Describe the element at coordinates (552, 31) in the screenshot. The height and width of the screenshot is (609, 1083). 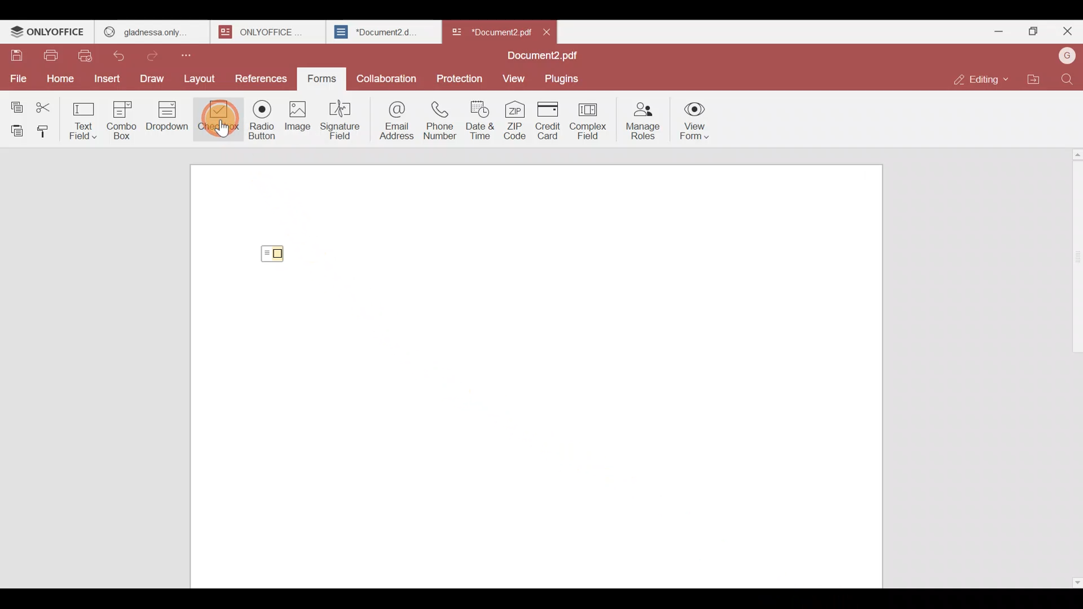
I see `Close` at that location.